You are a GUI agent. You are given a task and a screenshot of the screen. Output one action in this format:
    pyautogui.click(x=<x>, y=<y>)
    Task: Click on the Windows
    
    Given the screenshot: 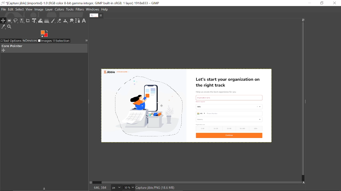 What is the action you would take?
    pyautogui.click(x=92, y=9)
    